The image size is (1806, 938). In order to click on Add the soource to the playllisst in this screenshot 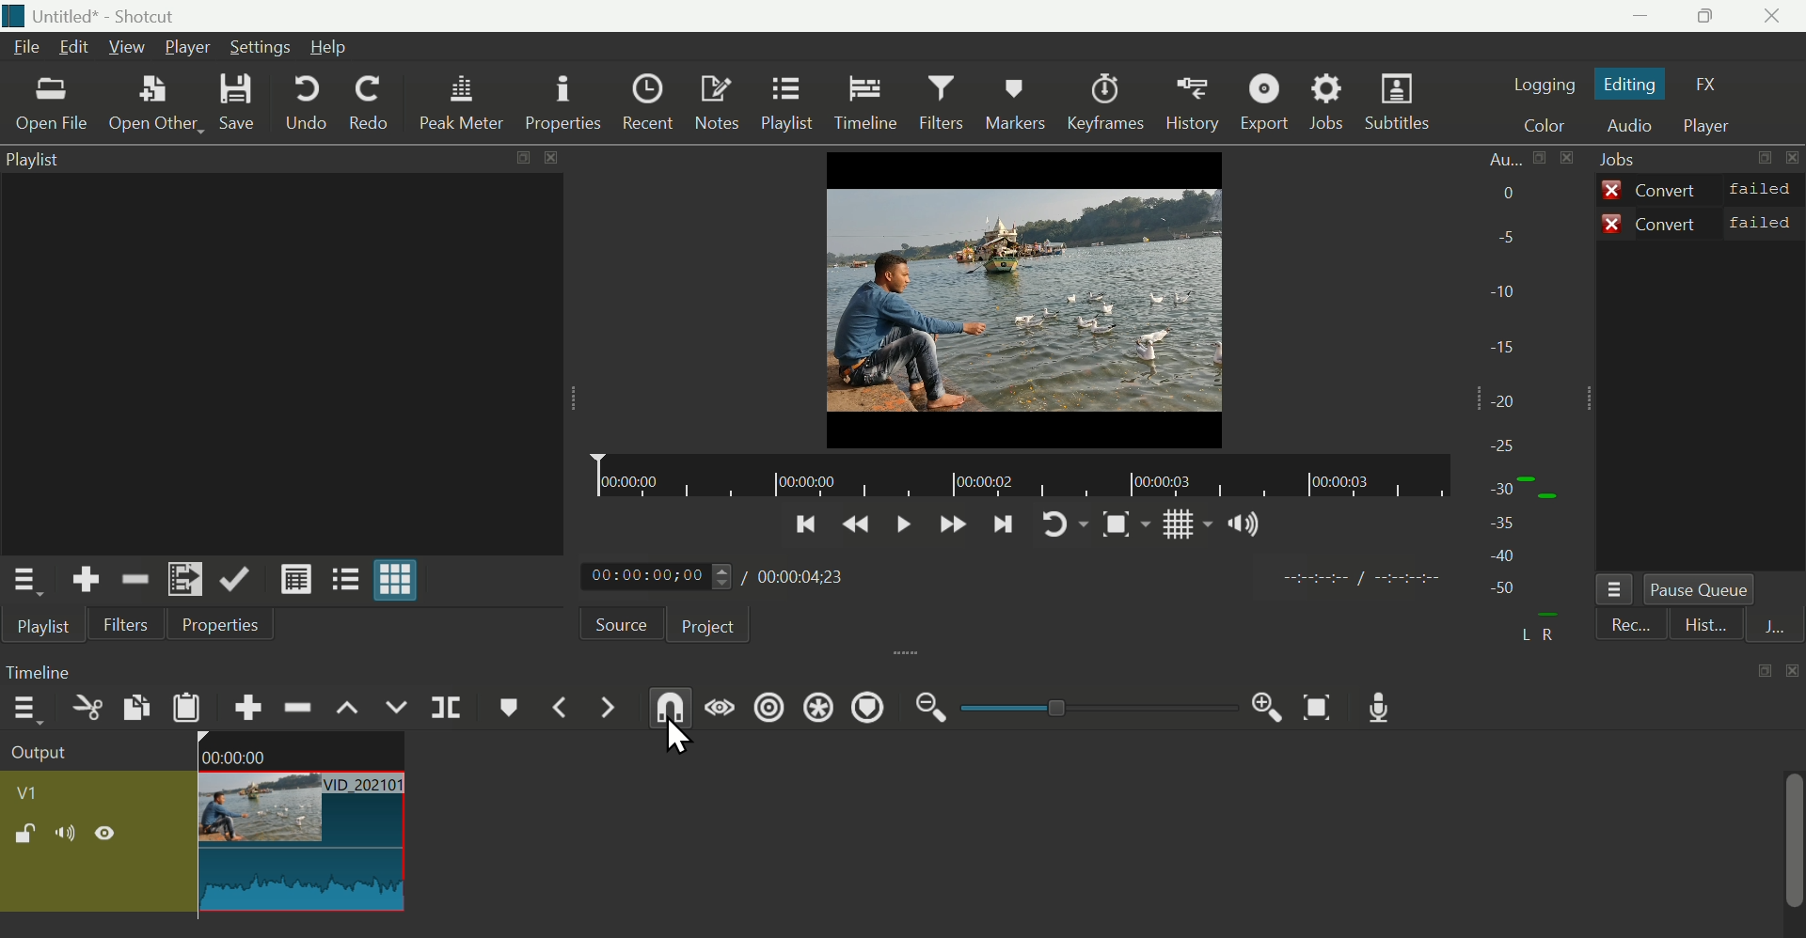, I will do `click(89, 579)`.